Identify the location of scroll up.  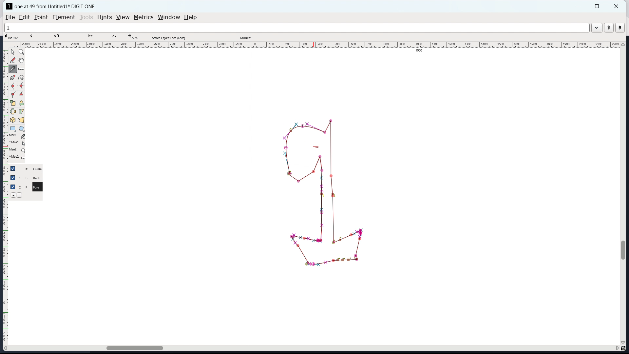
(623, 44).